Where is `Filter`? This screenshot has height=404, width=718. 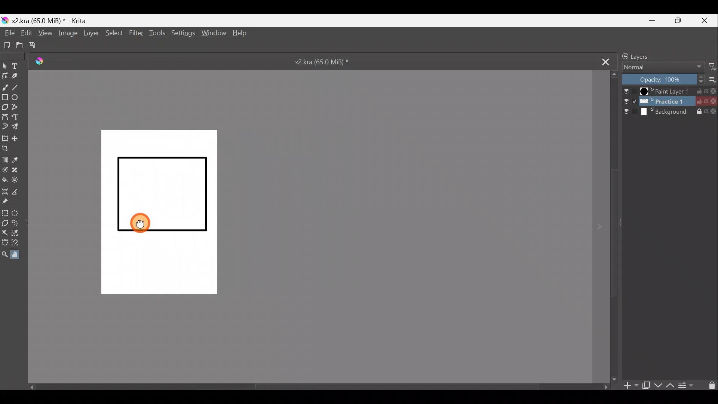 Filter is located at coordinates (136, 34).